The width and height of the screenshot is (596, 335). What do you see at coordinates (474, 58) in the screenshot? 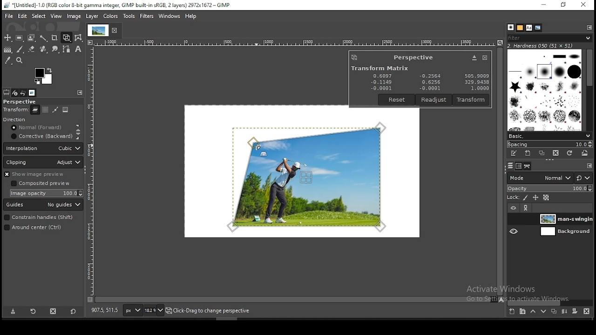
I see `` at bounding box center [474, 58].